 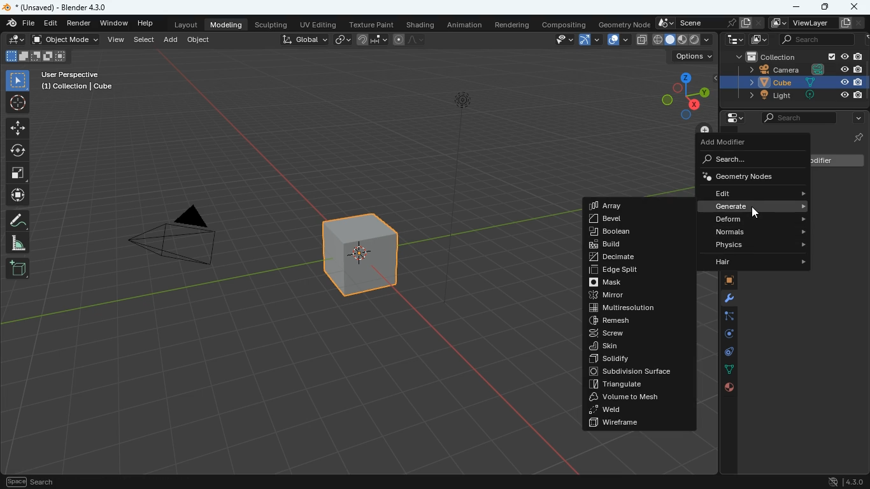 I want to click on cube, so click(x=723, y=281).